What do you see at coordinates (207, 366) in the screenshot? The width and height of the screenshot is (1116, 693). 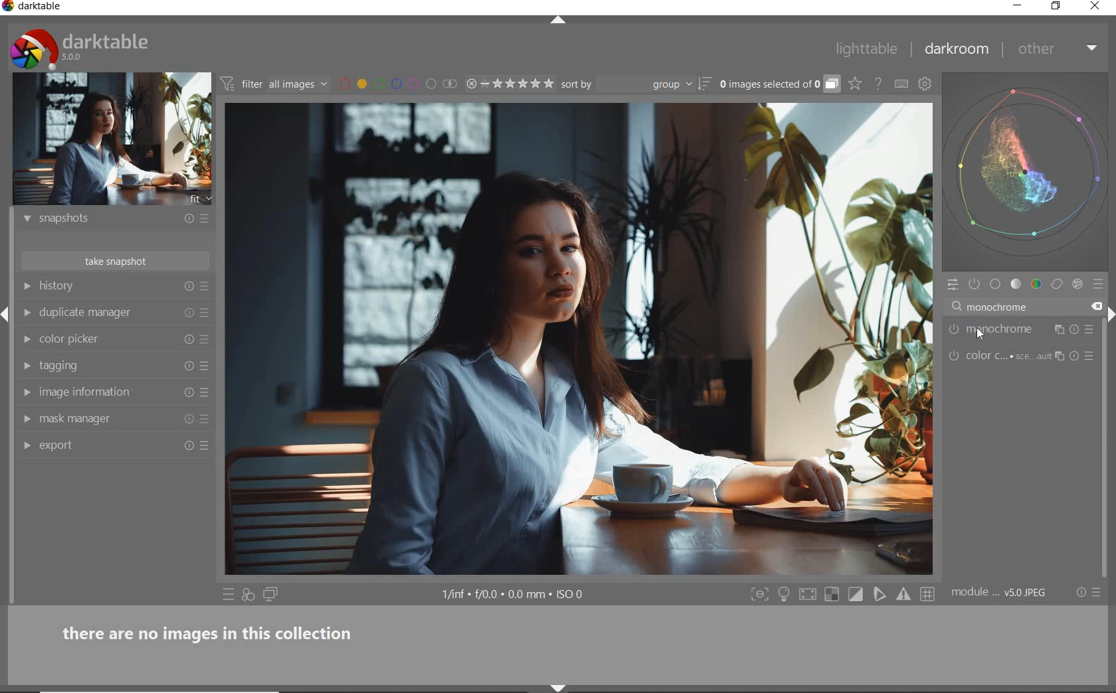 I see `preset and preferences` at bounding box center [207, 366].